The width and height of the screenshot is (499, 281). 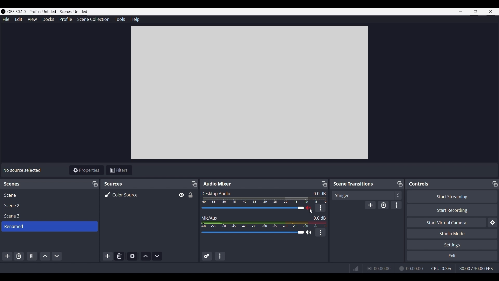 I want to click on Current source, so click(x=122, y=195).